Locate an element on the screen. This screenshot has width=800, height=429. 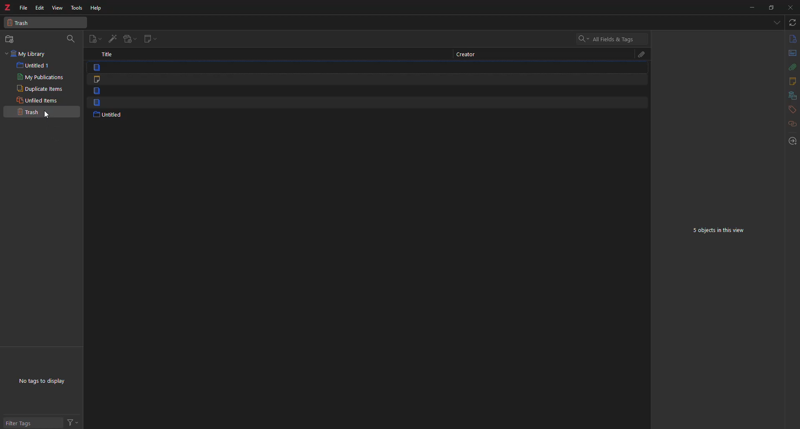
my pubications is located at coordinates (42, 77).